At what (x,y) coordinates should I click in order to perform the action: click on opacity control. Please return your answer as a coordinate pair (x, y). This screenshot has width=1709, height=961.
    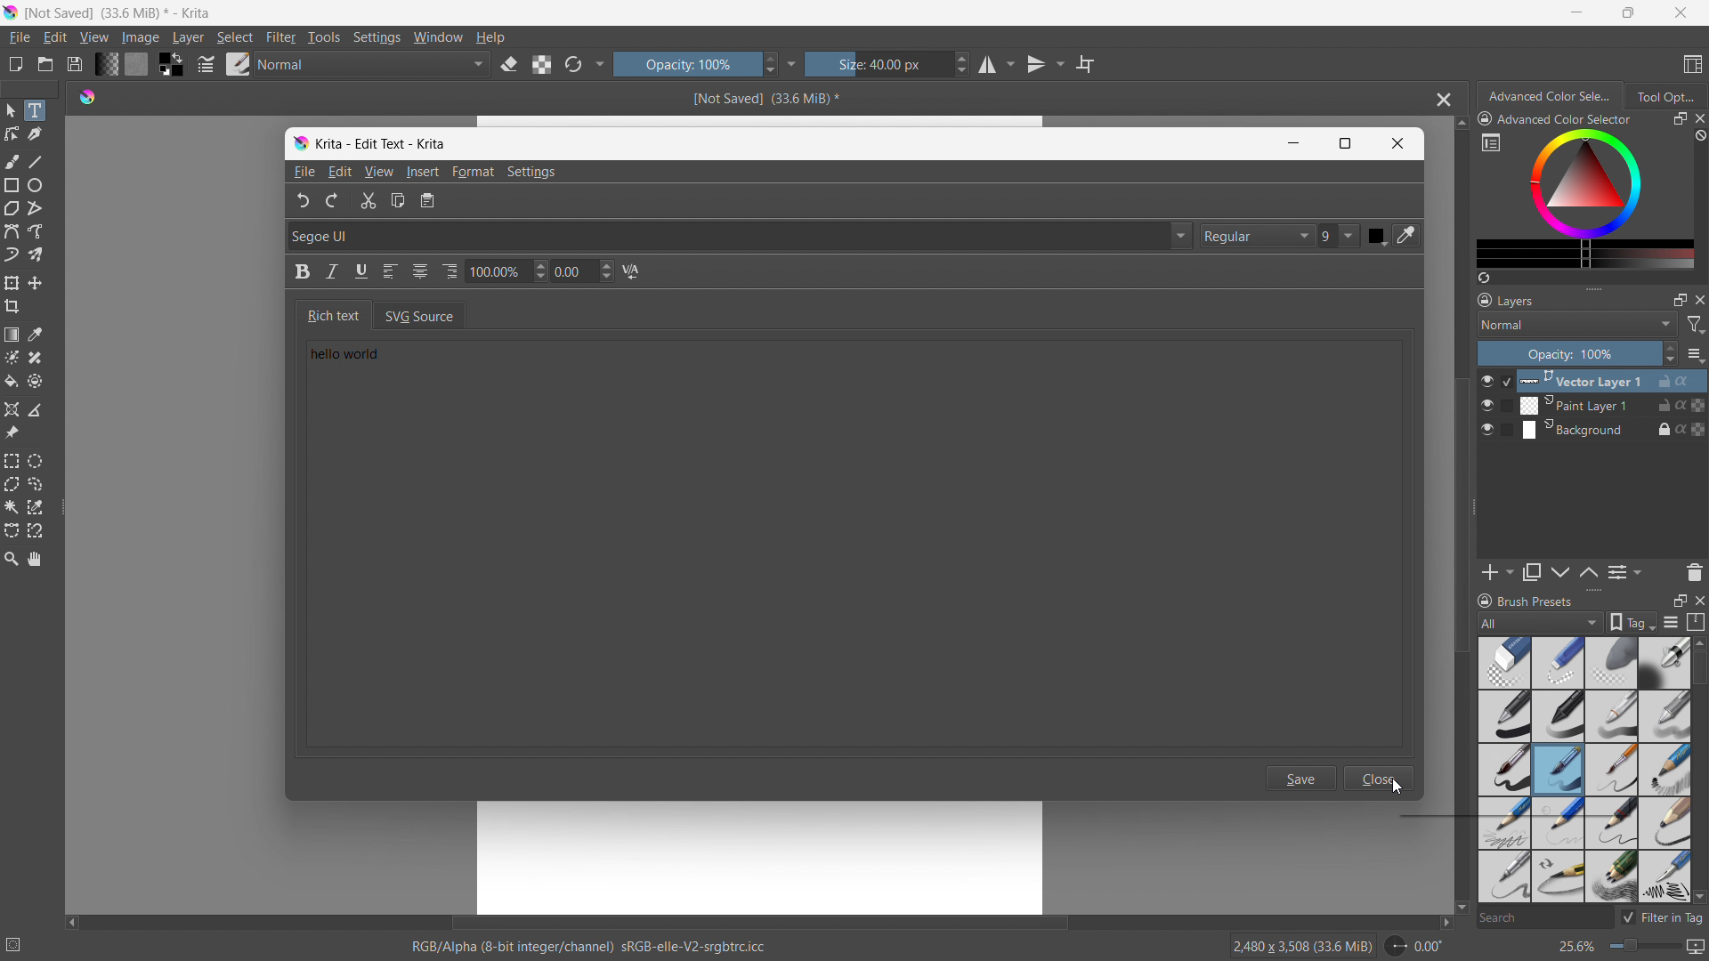
    Looking at the image, I should click on (1577, 353).